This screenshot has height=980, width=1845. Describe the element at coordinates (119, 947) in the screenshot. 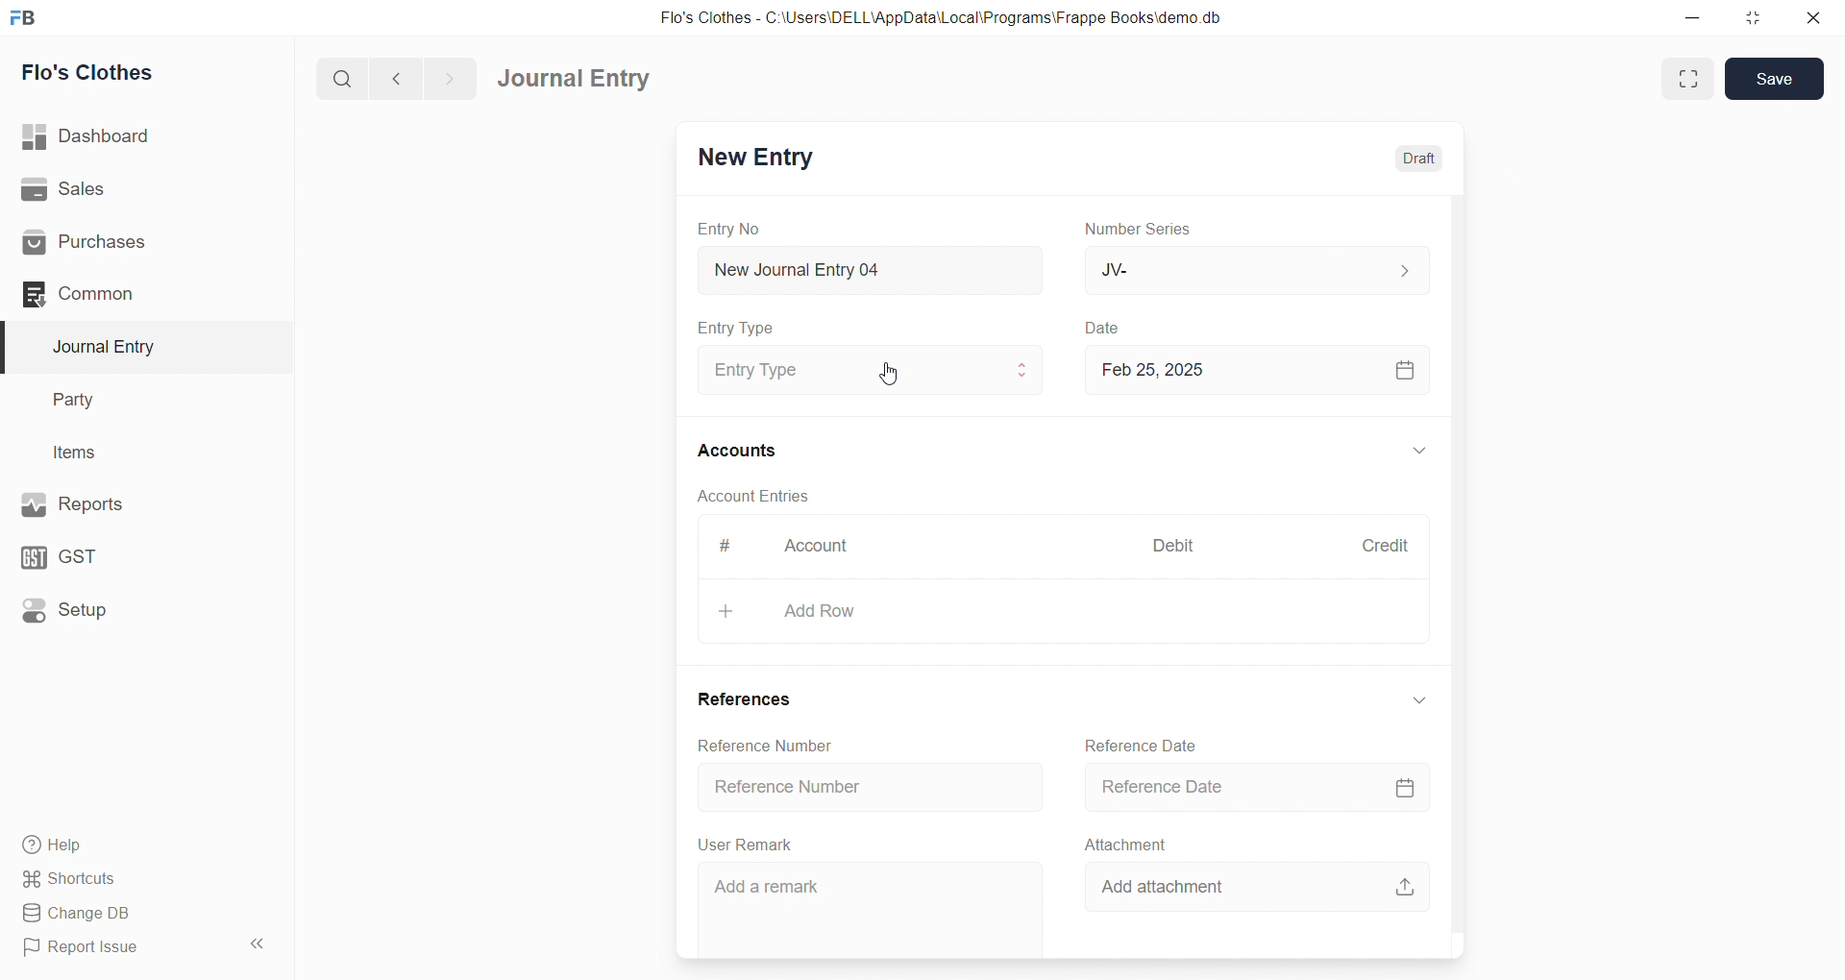

I see `Report Issue` at that location.